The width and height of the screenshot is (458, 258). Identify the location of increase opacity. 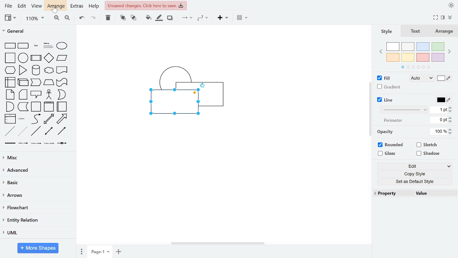
(450, 129).